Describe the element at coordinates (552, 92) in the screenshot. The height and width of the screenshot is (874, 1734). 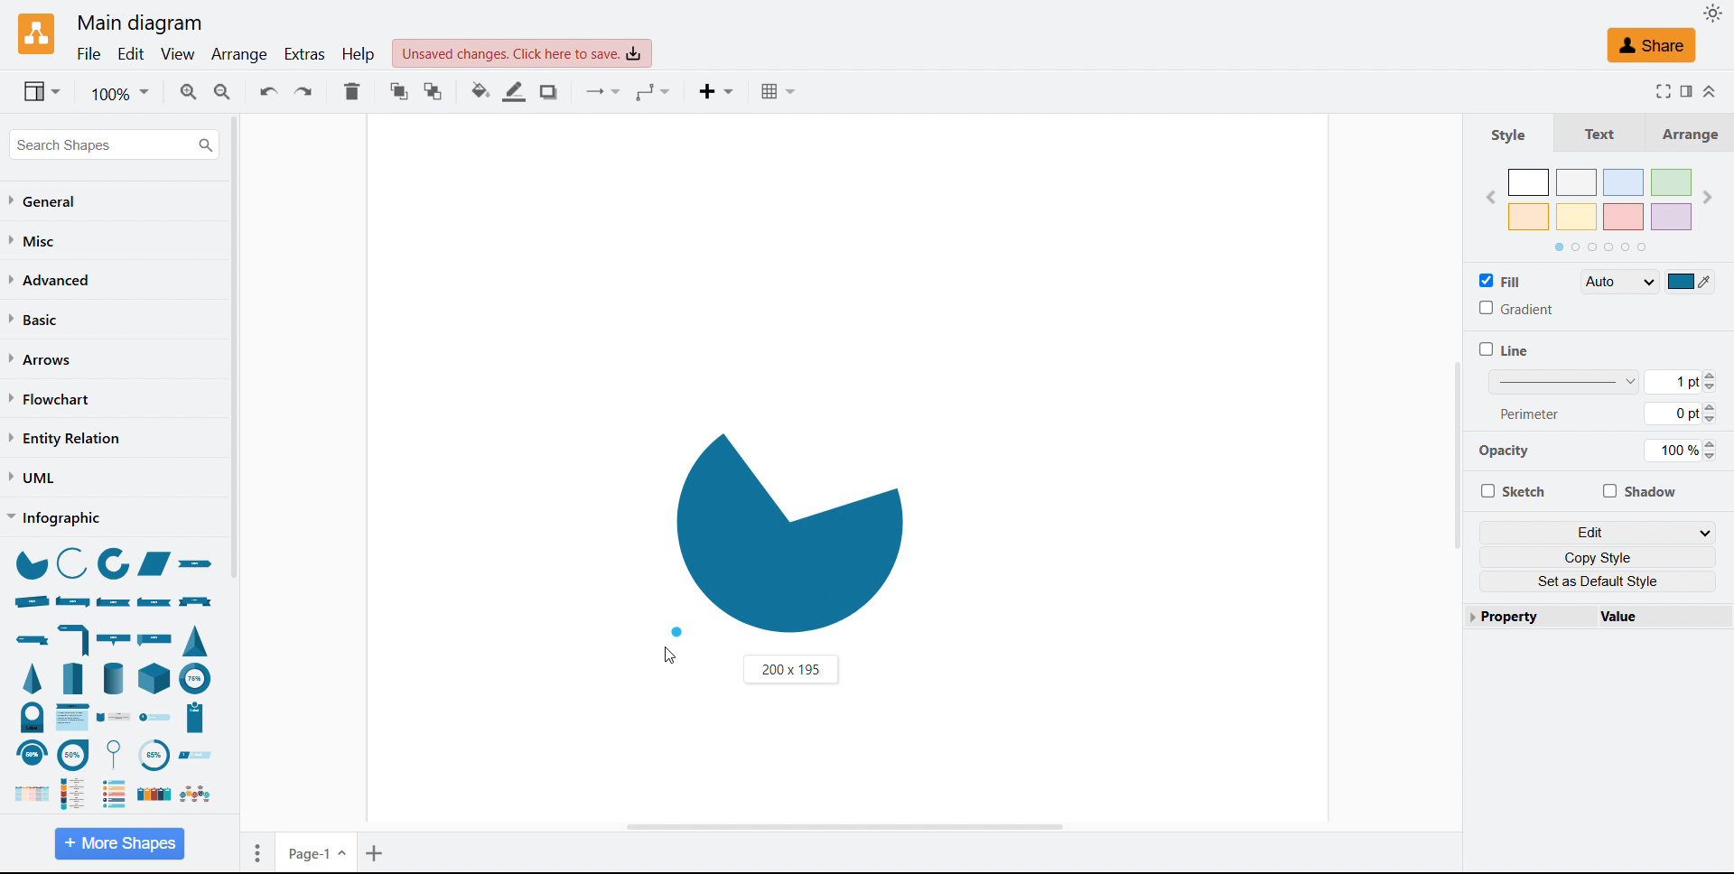
I see `Shadow ` at that location.